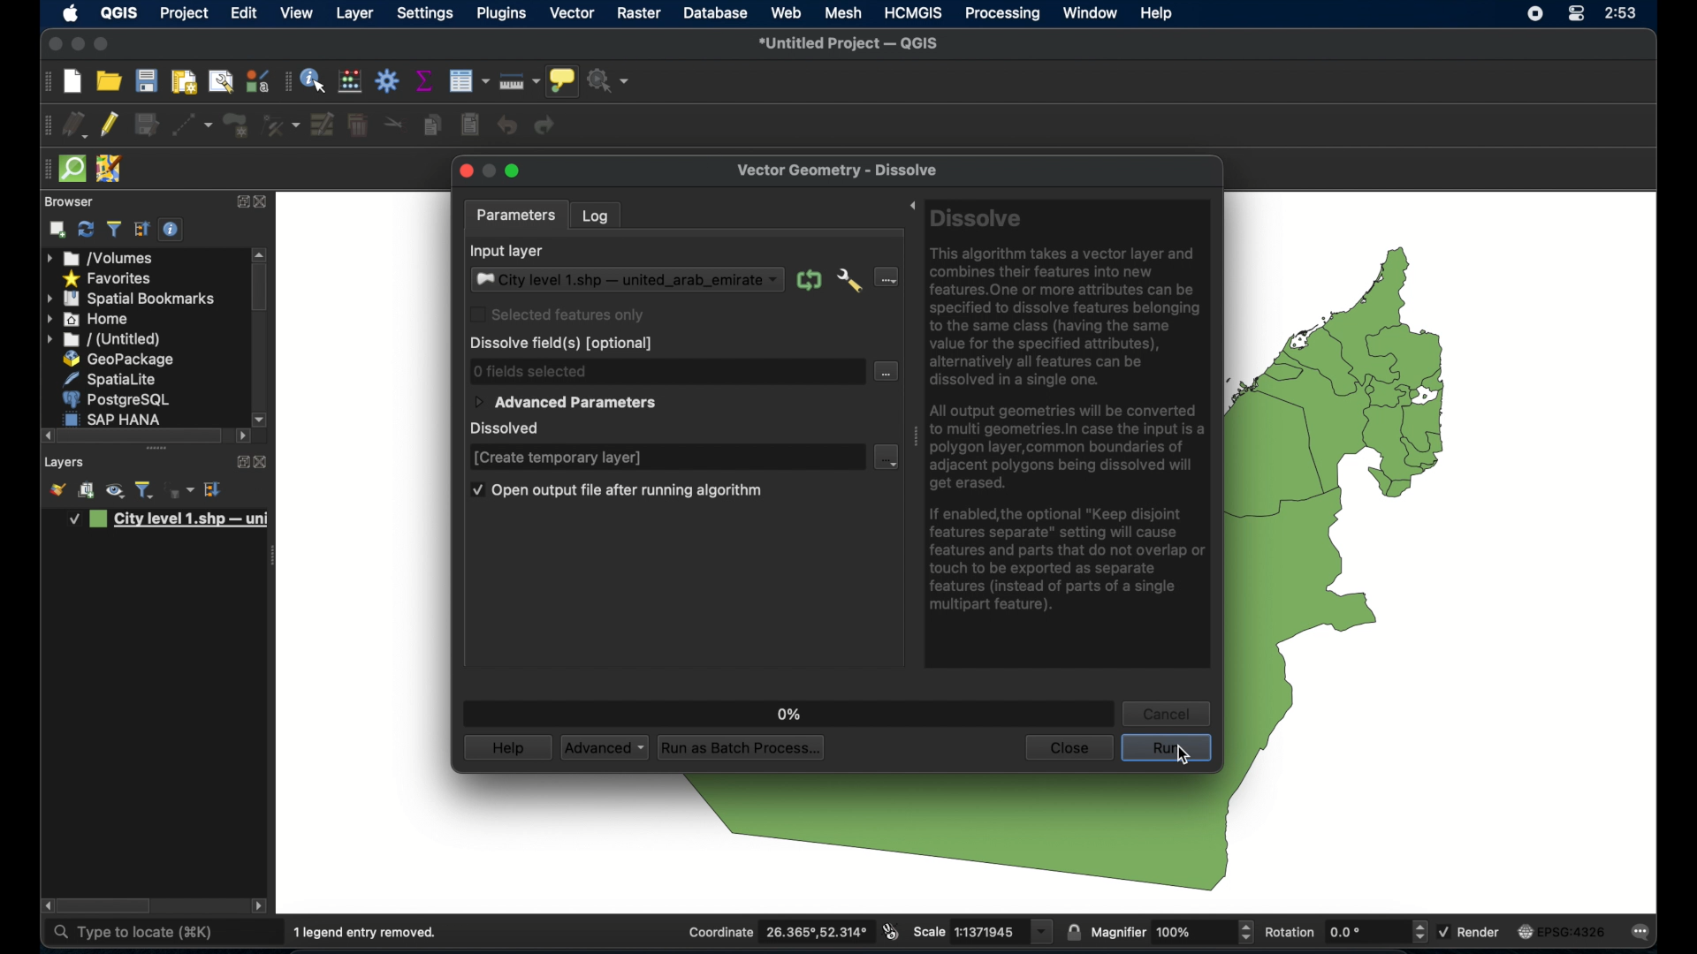 Image resolution: width=1697 pixels, height=954 pixels. What do you see at coordinates (506, 125) in the screenshot?
I see `undo` at bounding box center [506, 125].